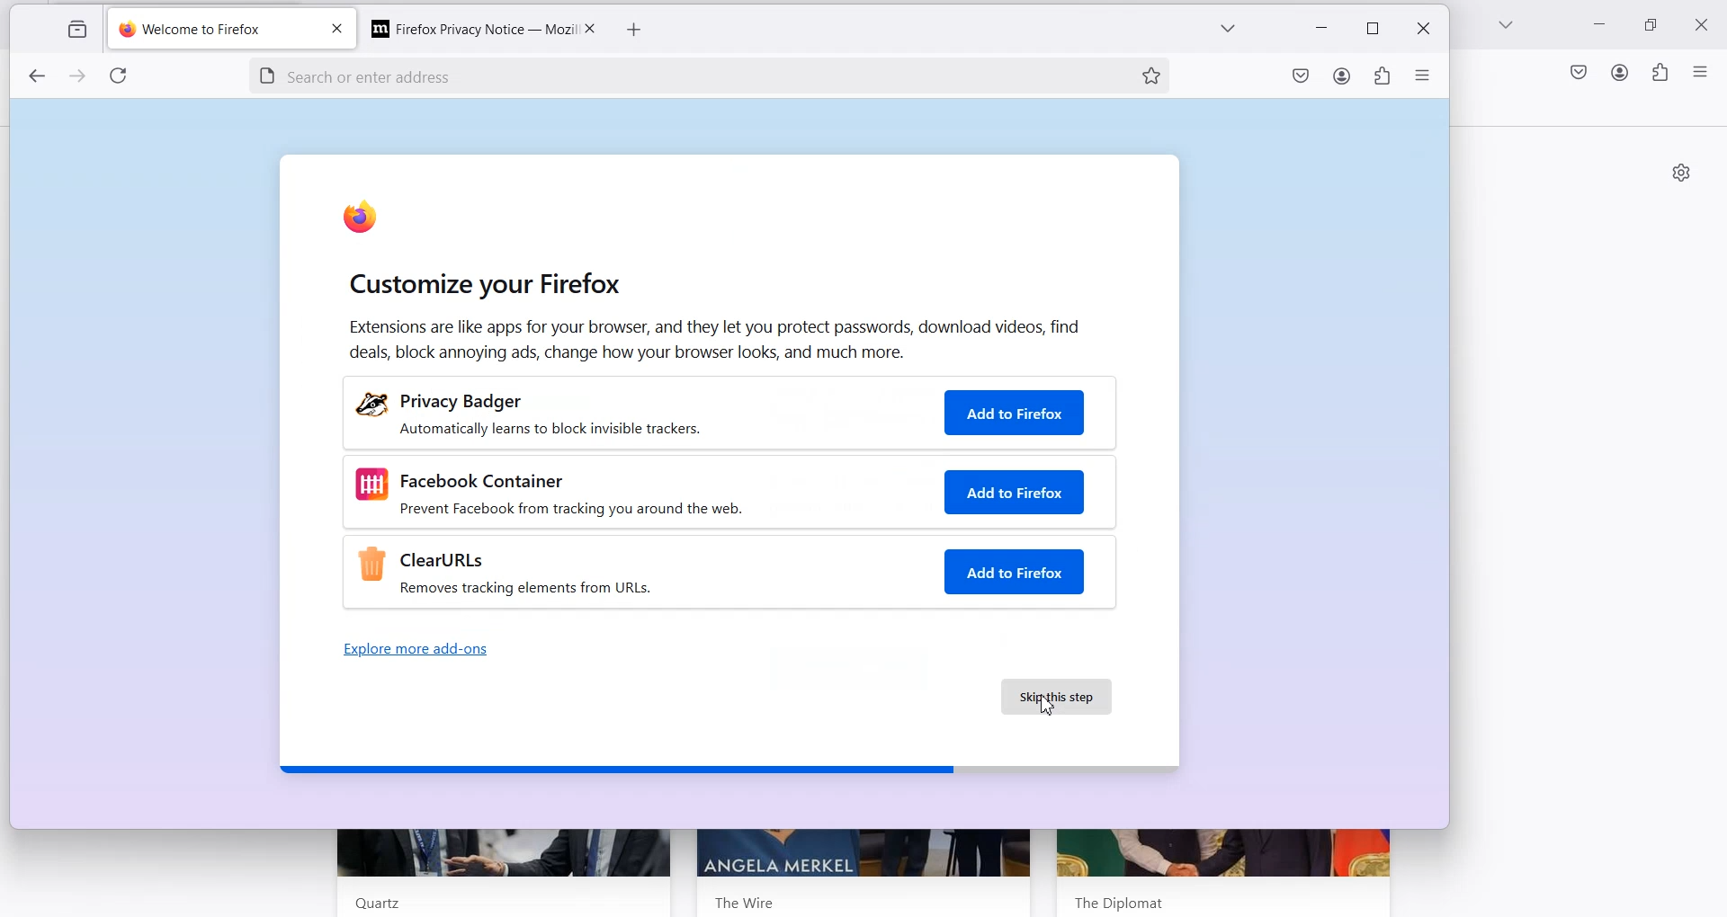 The width and height of the screenshot is (1727, 917). Describe the element at coordinates (362, 222) in the screenshot. I see `firefox logo` at that location.